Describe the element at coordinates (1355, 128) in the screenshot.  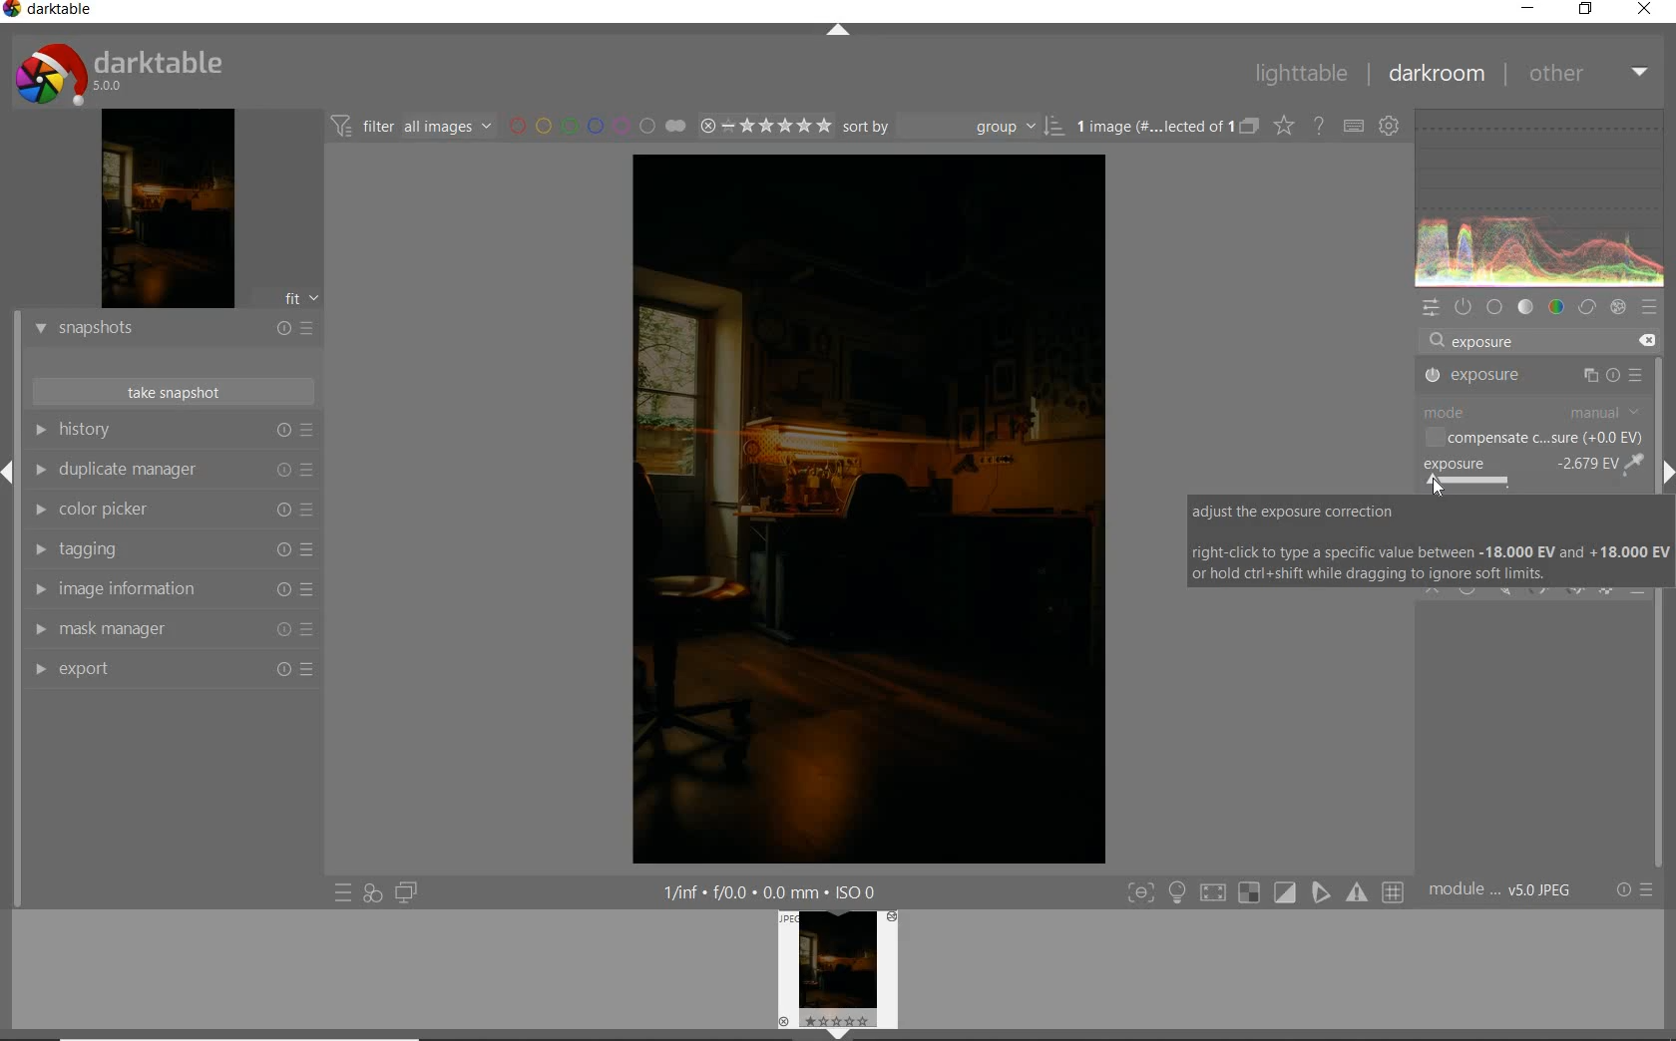
I see `set keyboard shortcuts` at that location.